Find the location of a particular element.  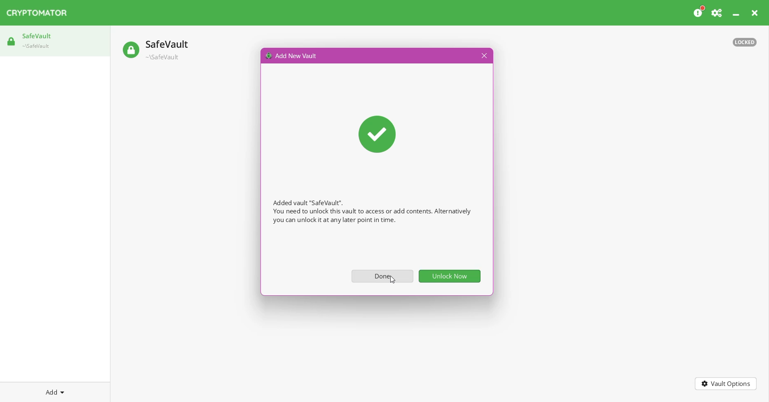

Cursor is located at coordinates (393, 279).